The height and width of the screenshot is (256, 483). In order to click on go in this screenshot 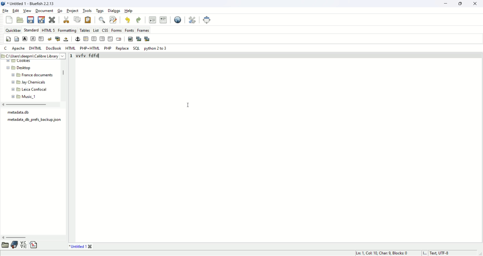, I will do `click(60, 11)`.